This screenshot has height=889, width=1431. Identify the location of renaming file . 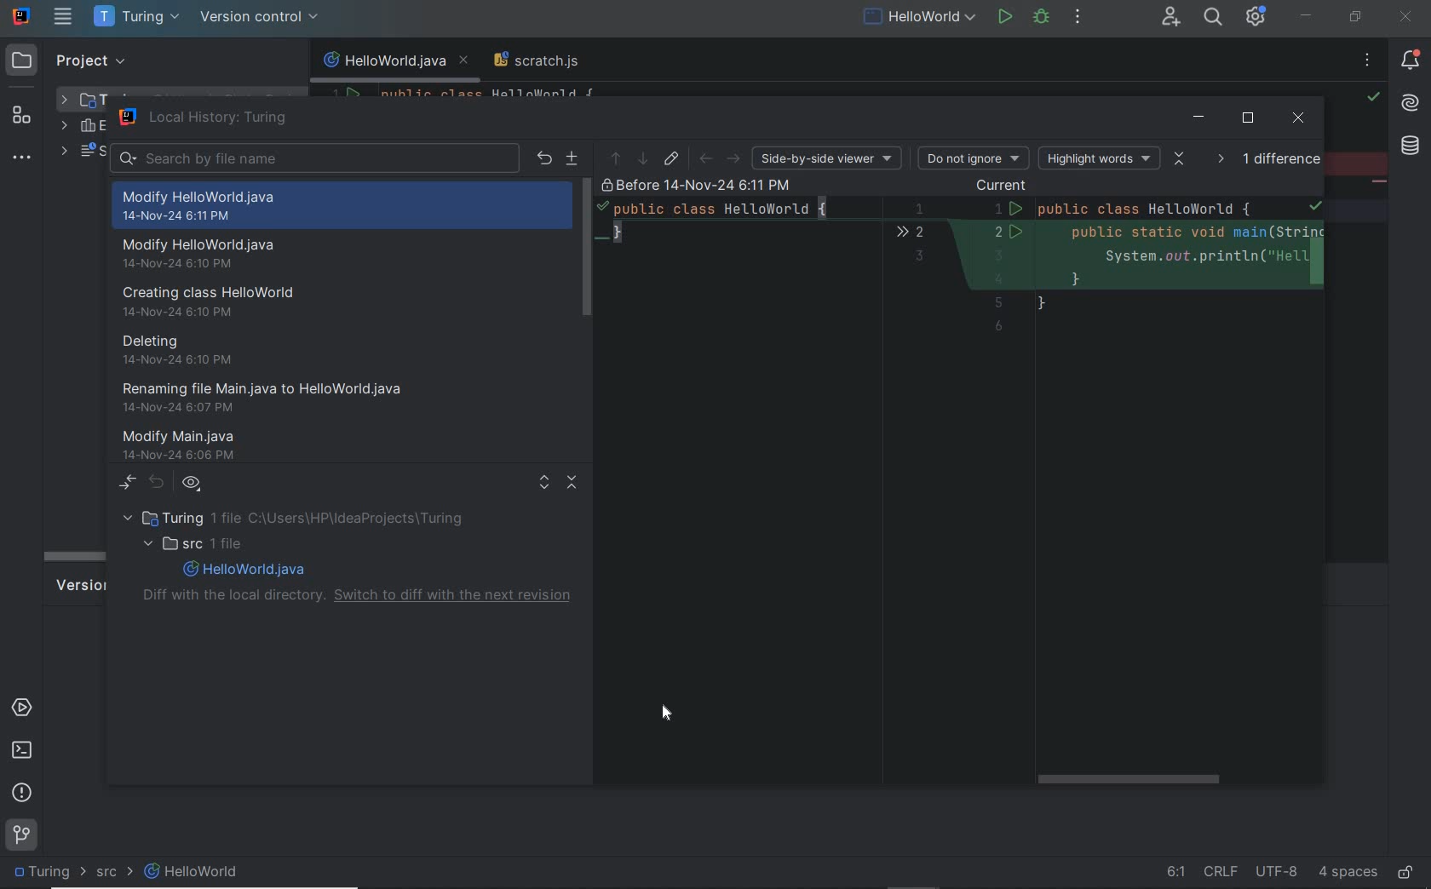
(261, 396).